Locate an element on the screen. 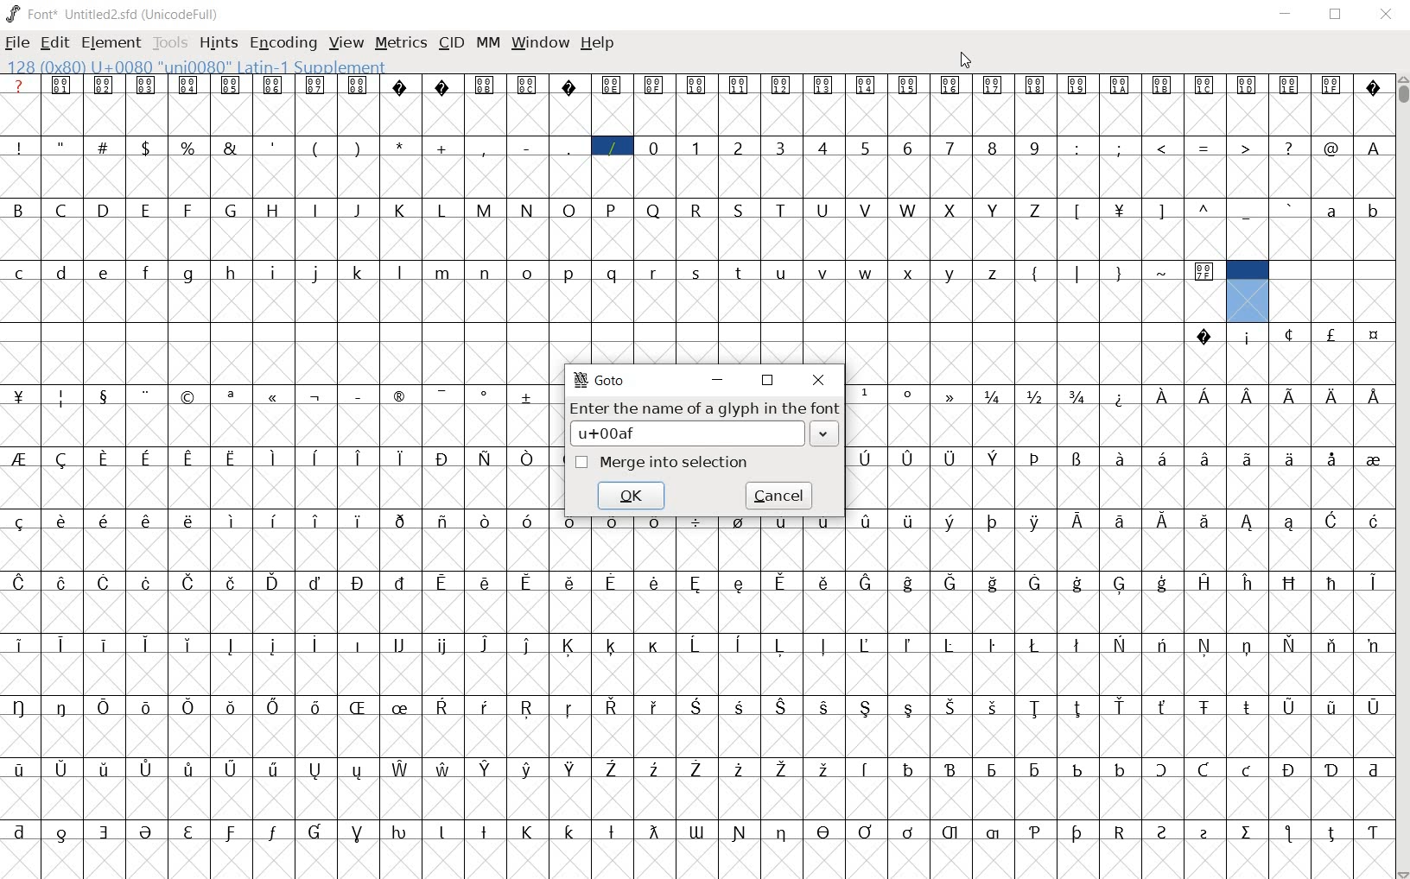  Symbol is located at coordinates (1038, 644).